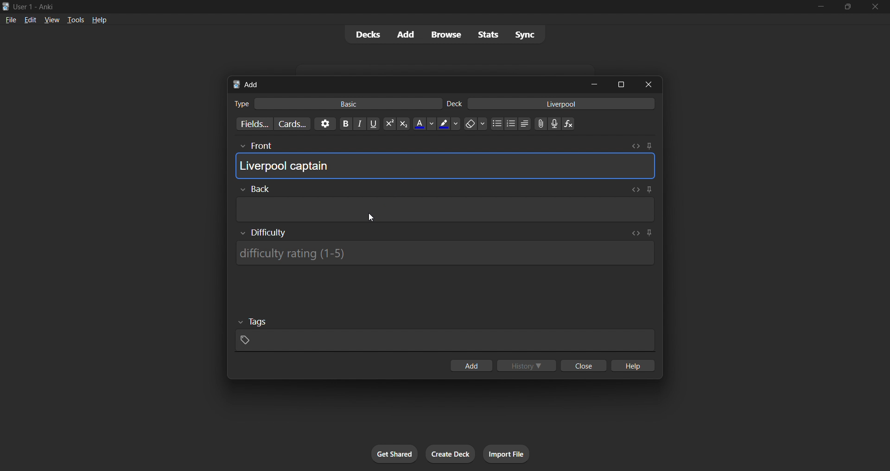 This screenshot has height=471, width=890. Describe the element at coordinates (476, 124) in the screenshot. I see `Remove formatting options` at that location.